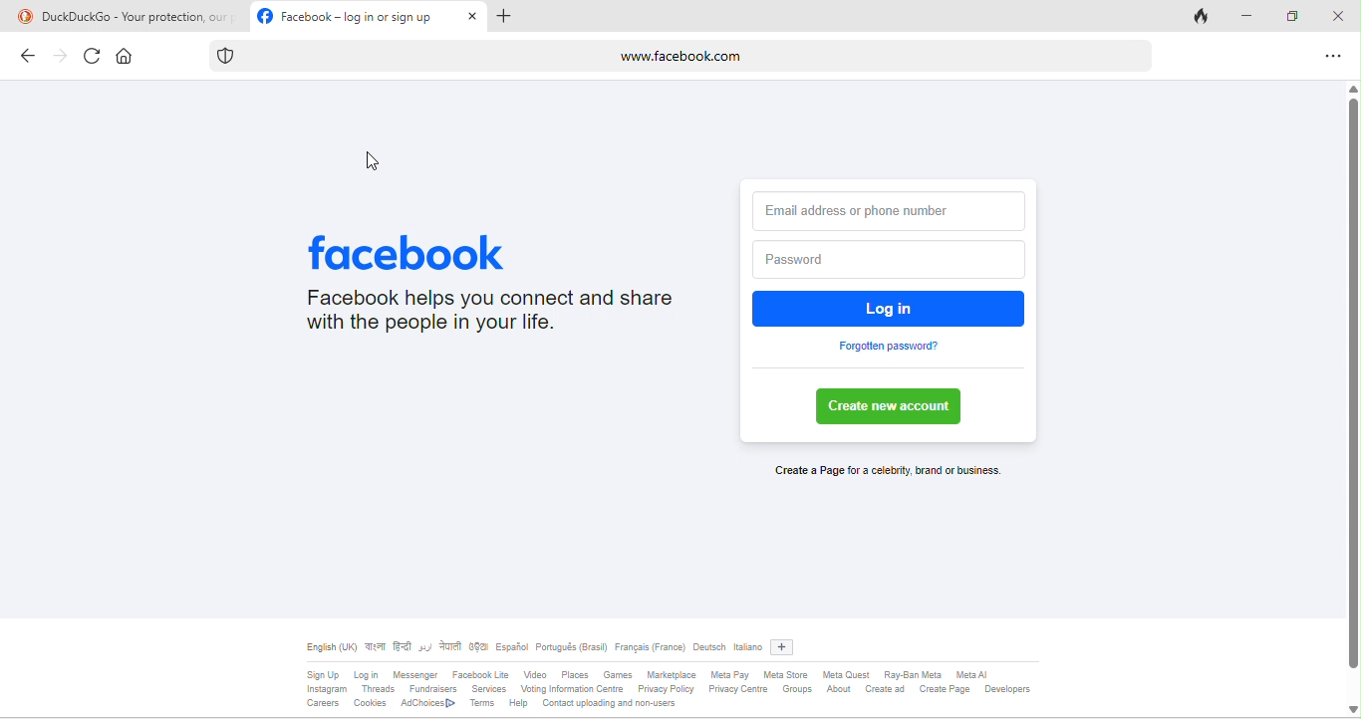 The image size is (1361, 719). I want to click on close tab and clear data, so click(1204, 15).